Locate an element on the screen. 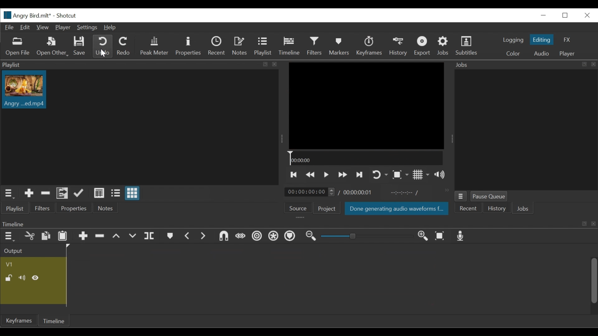 Image resolution: width=598 pixels, height=336 pixels. Close is located at coordinates (586, 16).